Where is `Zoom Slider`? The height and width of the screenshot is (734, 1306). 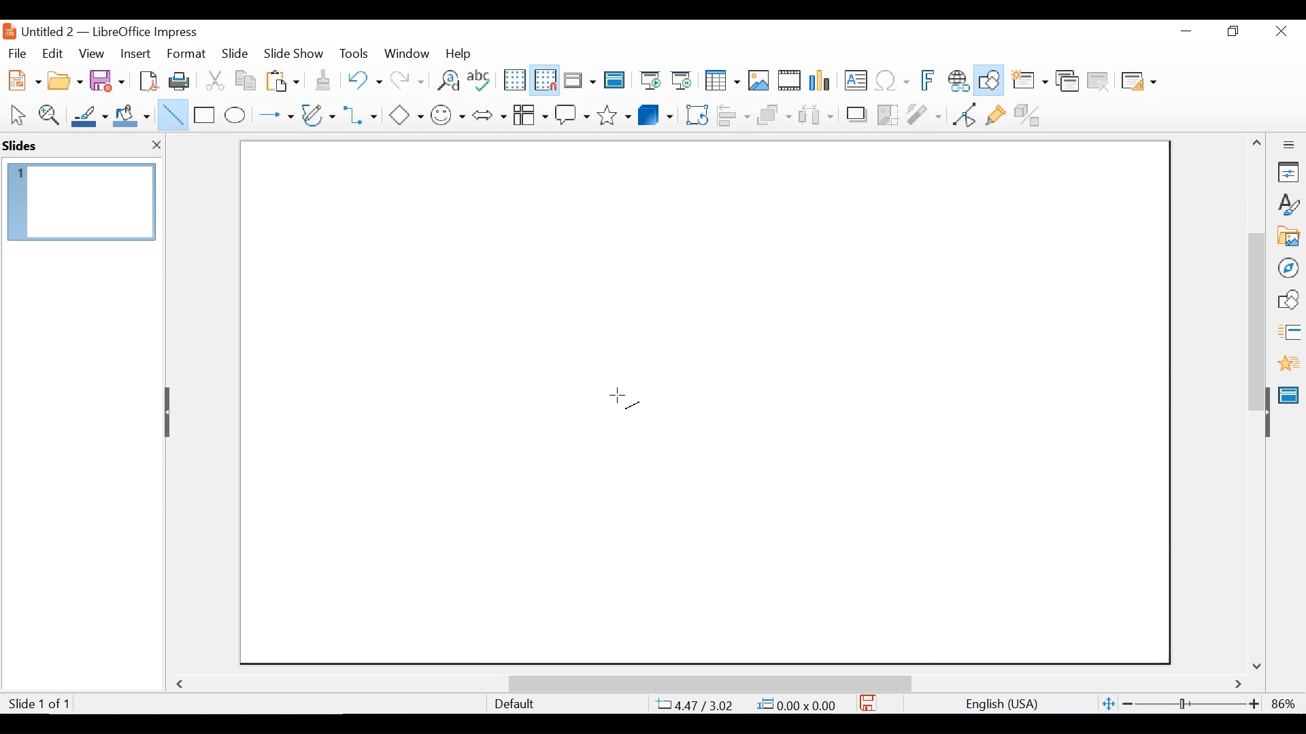 Zoom Slider is located at coordinates (1190, 703).